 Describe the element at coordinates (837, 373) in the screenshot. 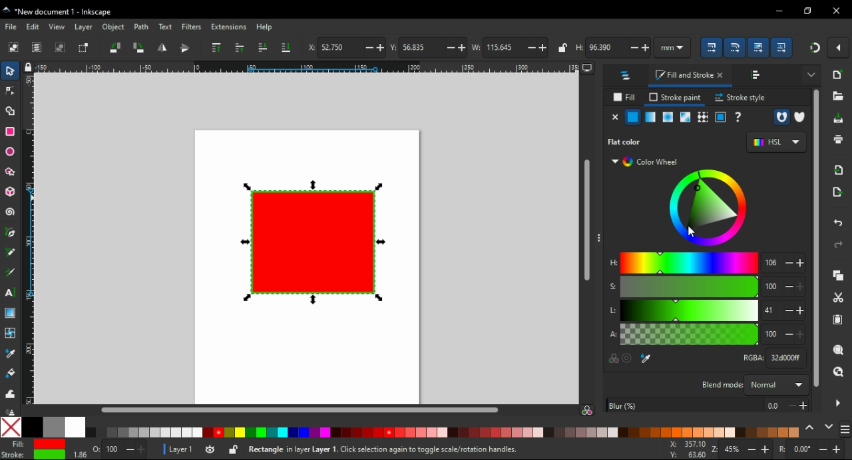

I see `zoom drawing` at that location.